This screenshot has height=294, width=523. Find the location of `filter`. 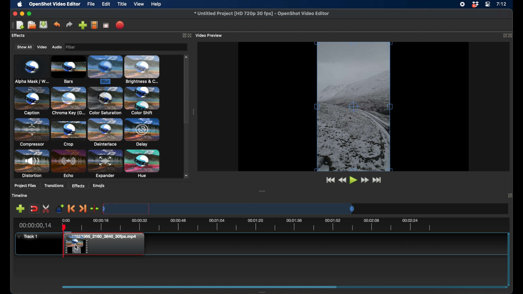

filter is located at coordinates (87, 47).